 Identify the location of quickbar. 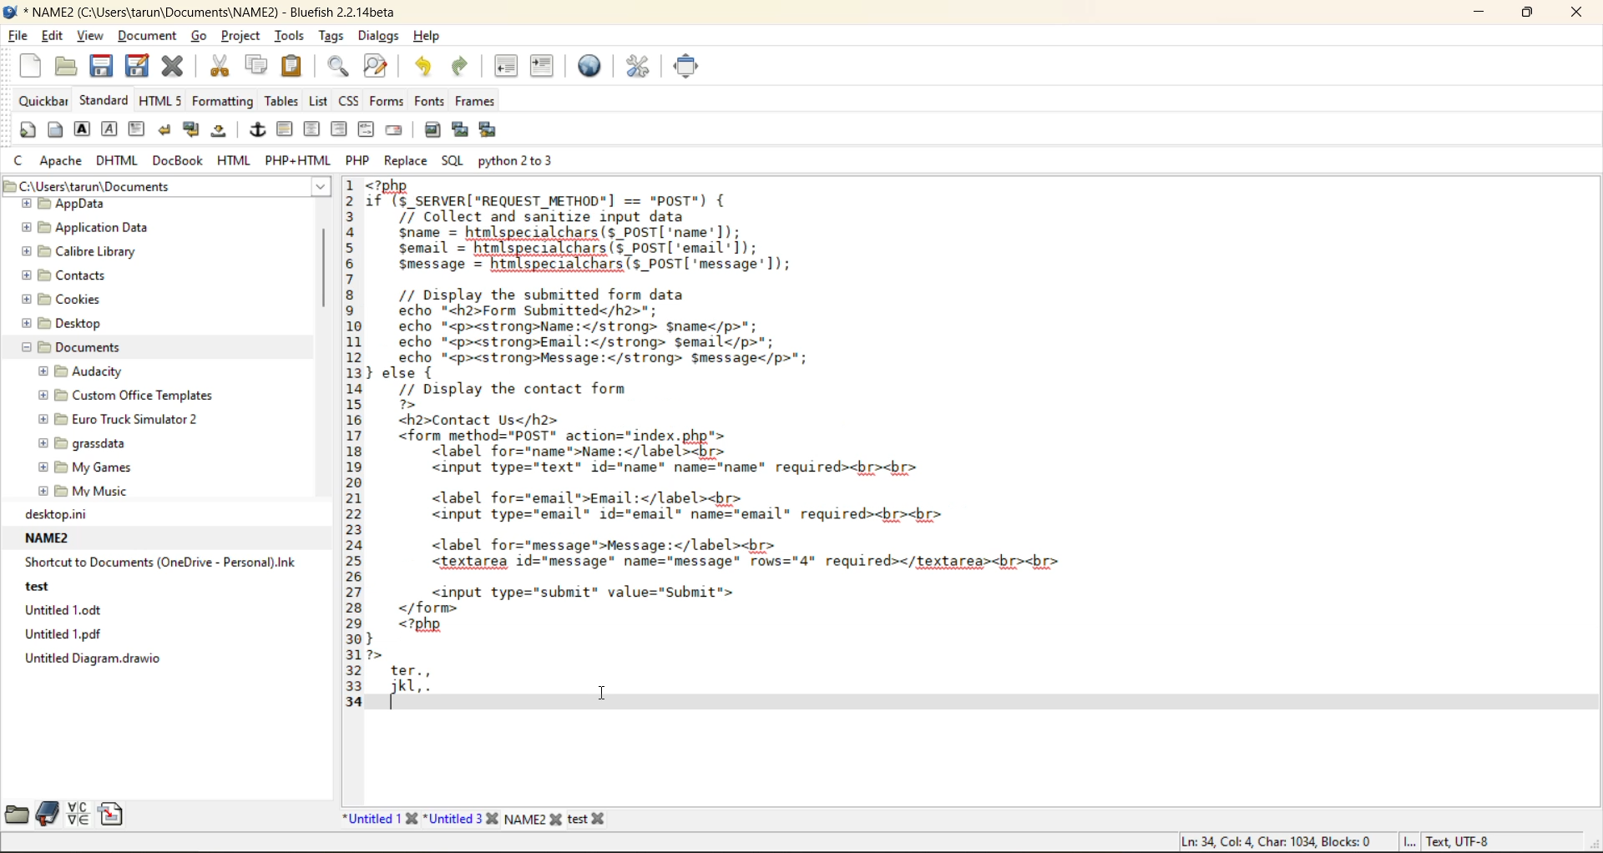
(46, 101).